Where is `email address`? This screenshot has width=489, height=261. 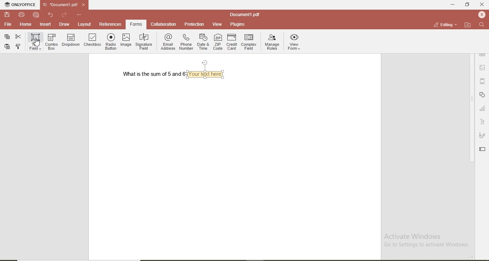 email address is located at coordinates (166, 42).